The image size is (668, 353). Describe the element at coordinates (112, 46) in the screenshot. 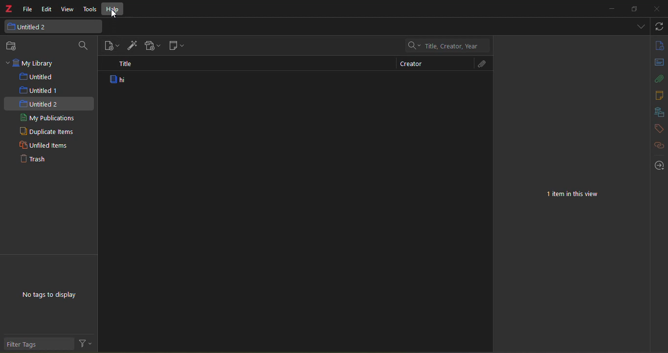

I see `new item` at that location.